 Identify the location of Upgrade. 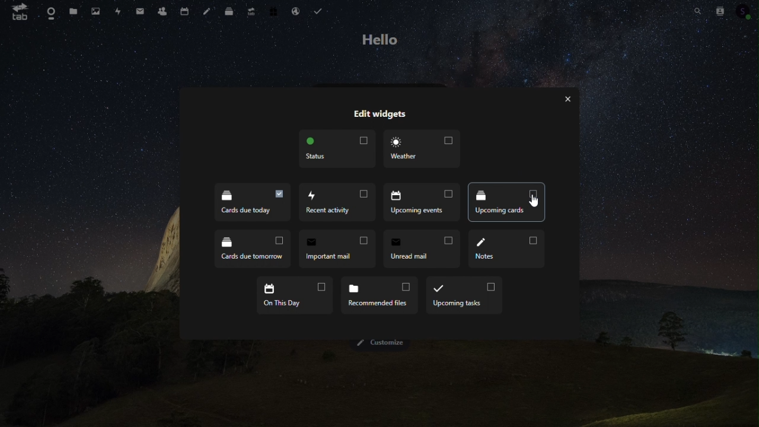
(252, 11).